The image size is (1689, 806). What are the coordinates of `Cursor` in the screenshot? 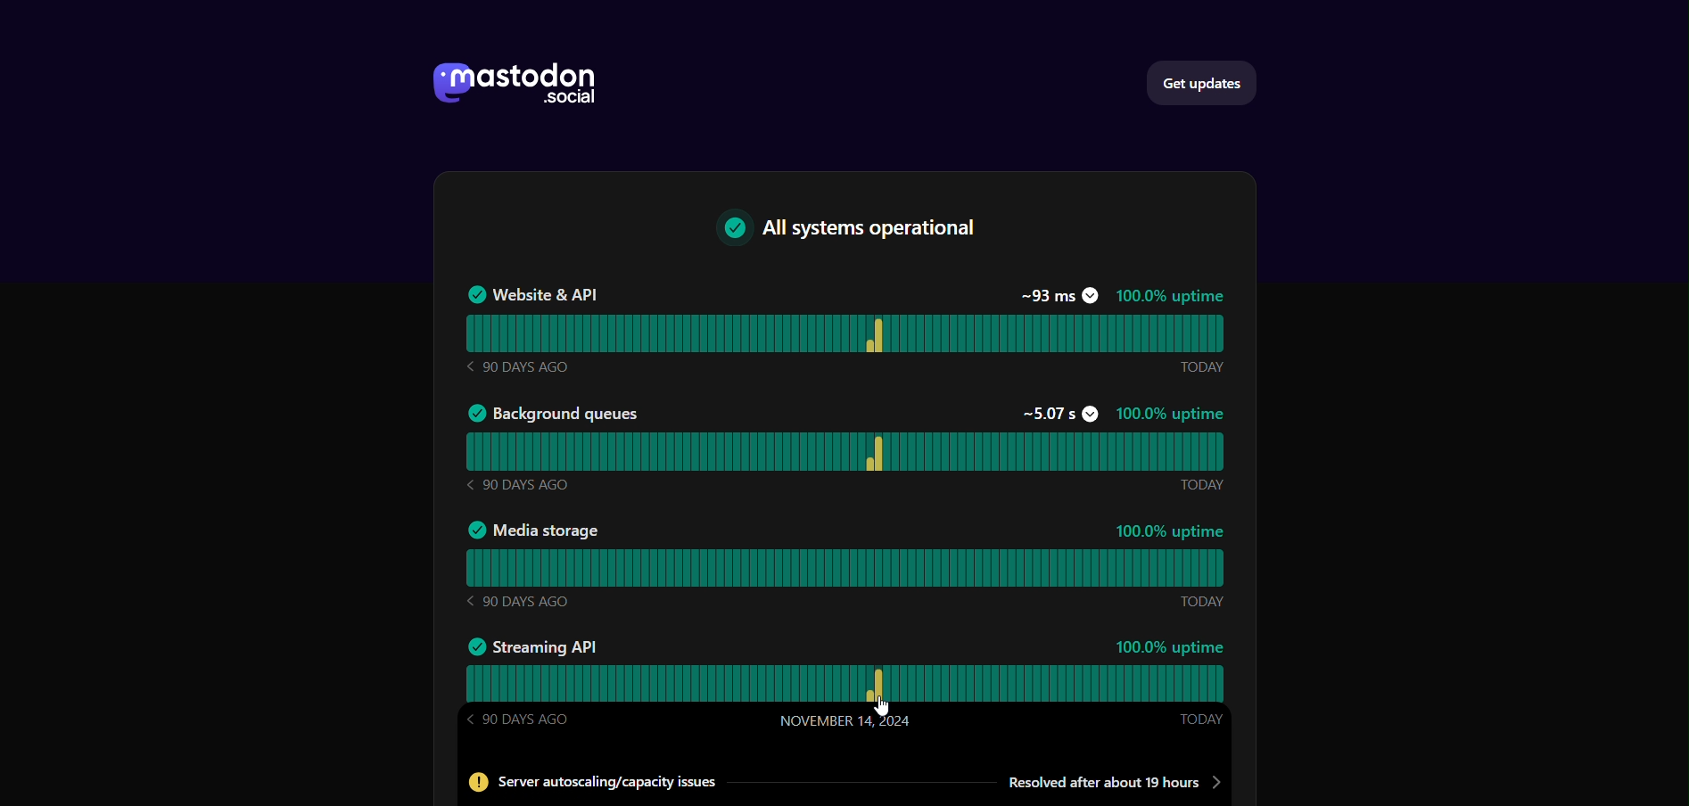 It's located at (884, 706).